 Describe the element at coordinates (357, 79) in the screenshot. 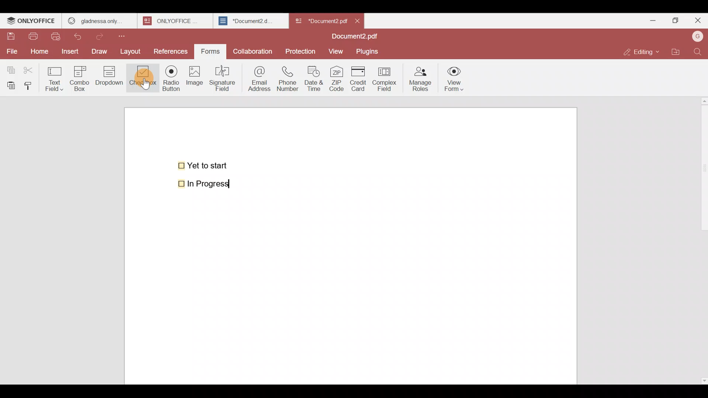

I see `Credit card` at that location.